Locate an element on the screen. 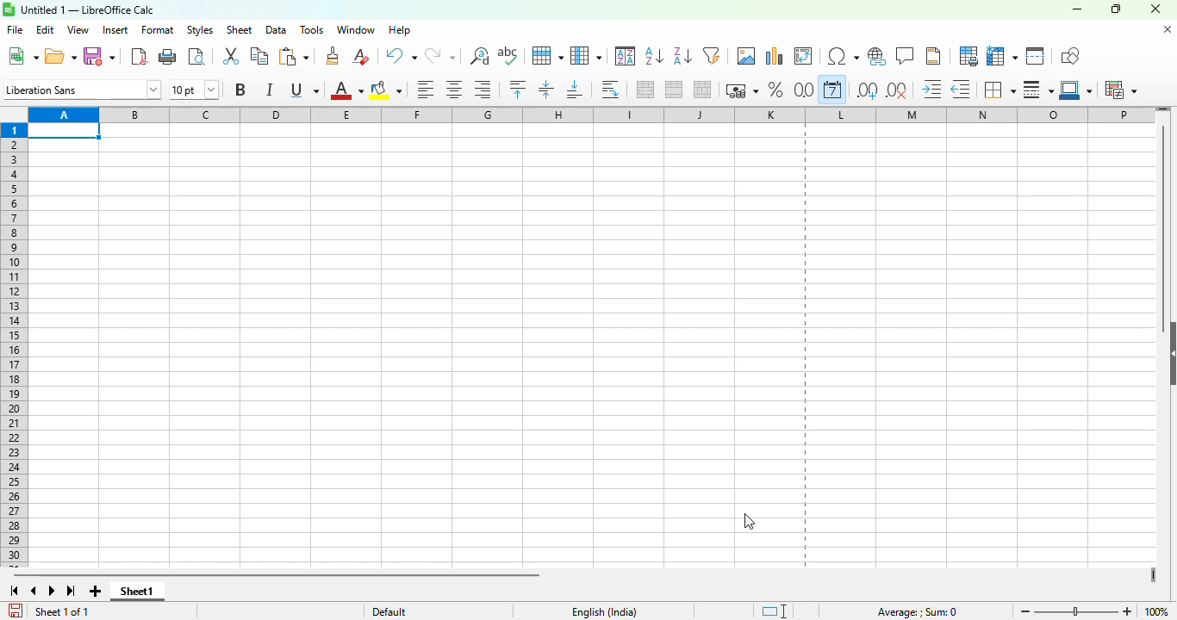  scroll to first sheet is located at coordinates (14, 592).